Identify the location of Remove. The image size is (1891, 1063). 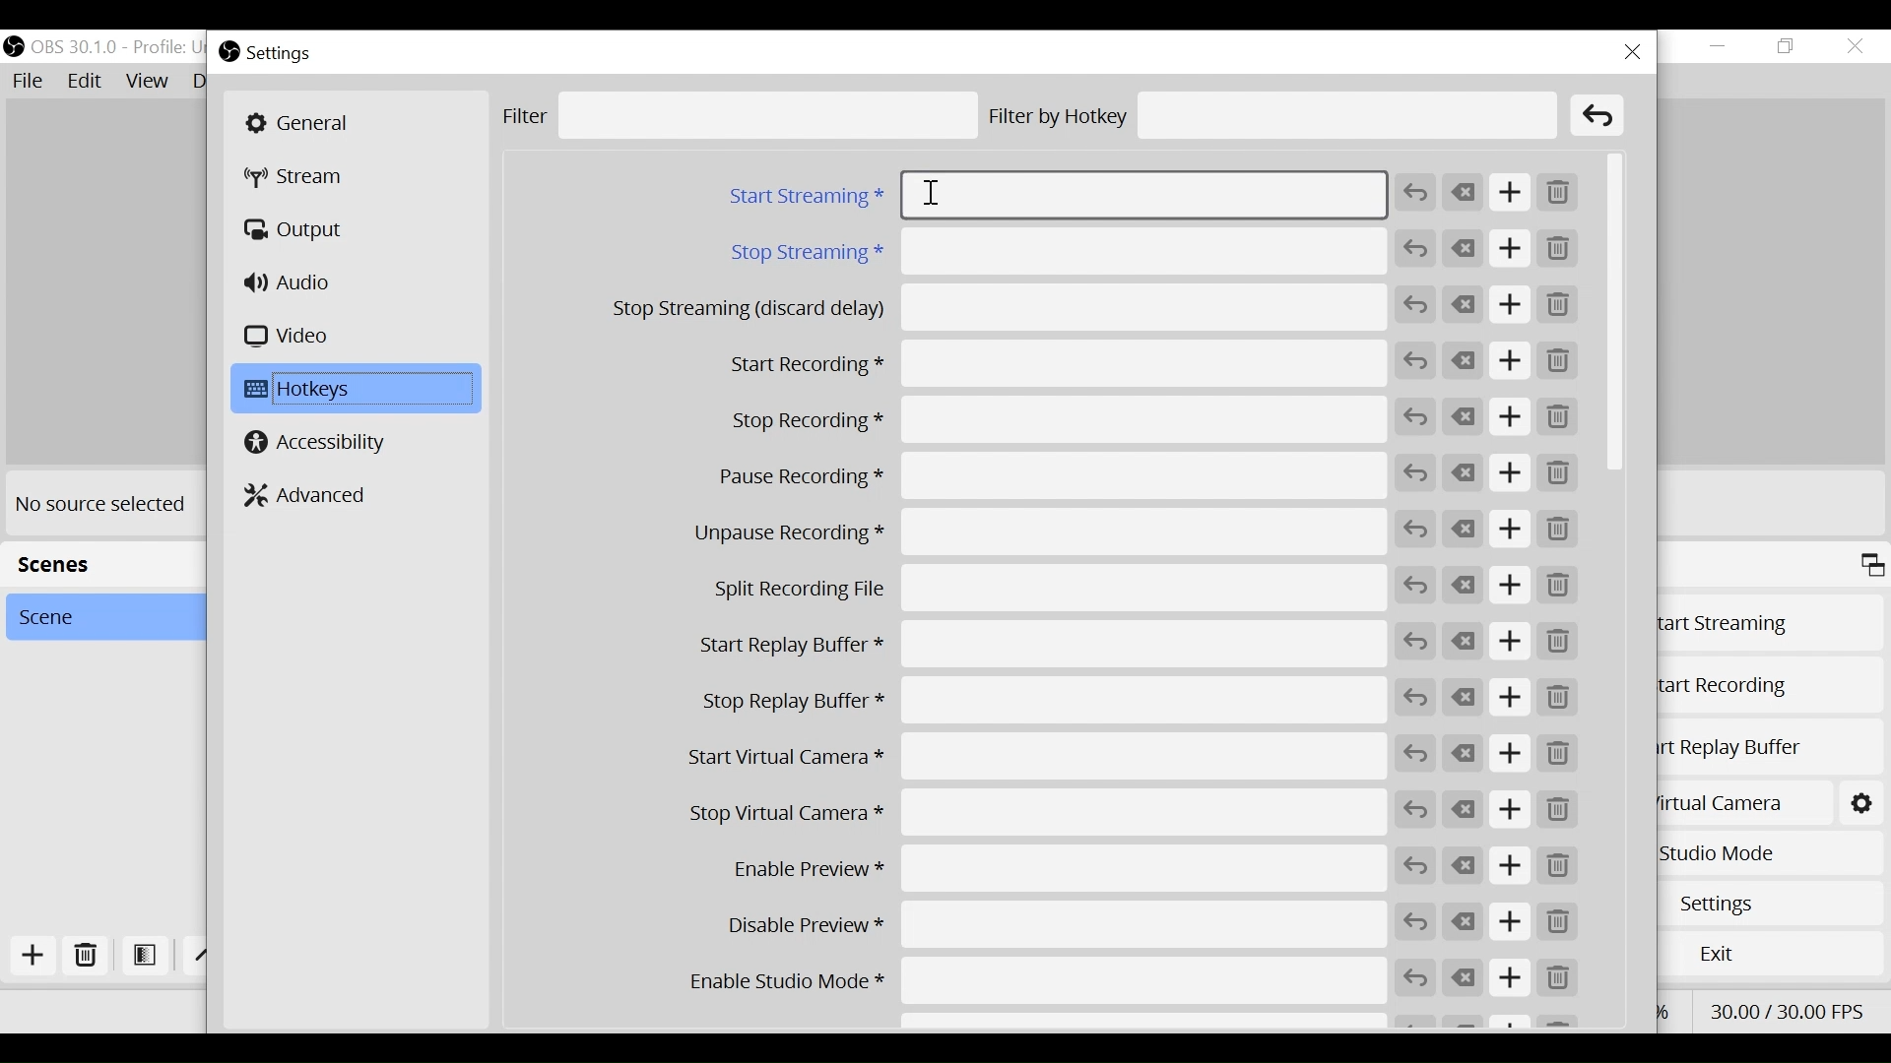
(1557, 196).